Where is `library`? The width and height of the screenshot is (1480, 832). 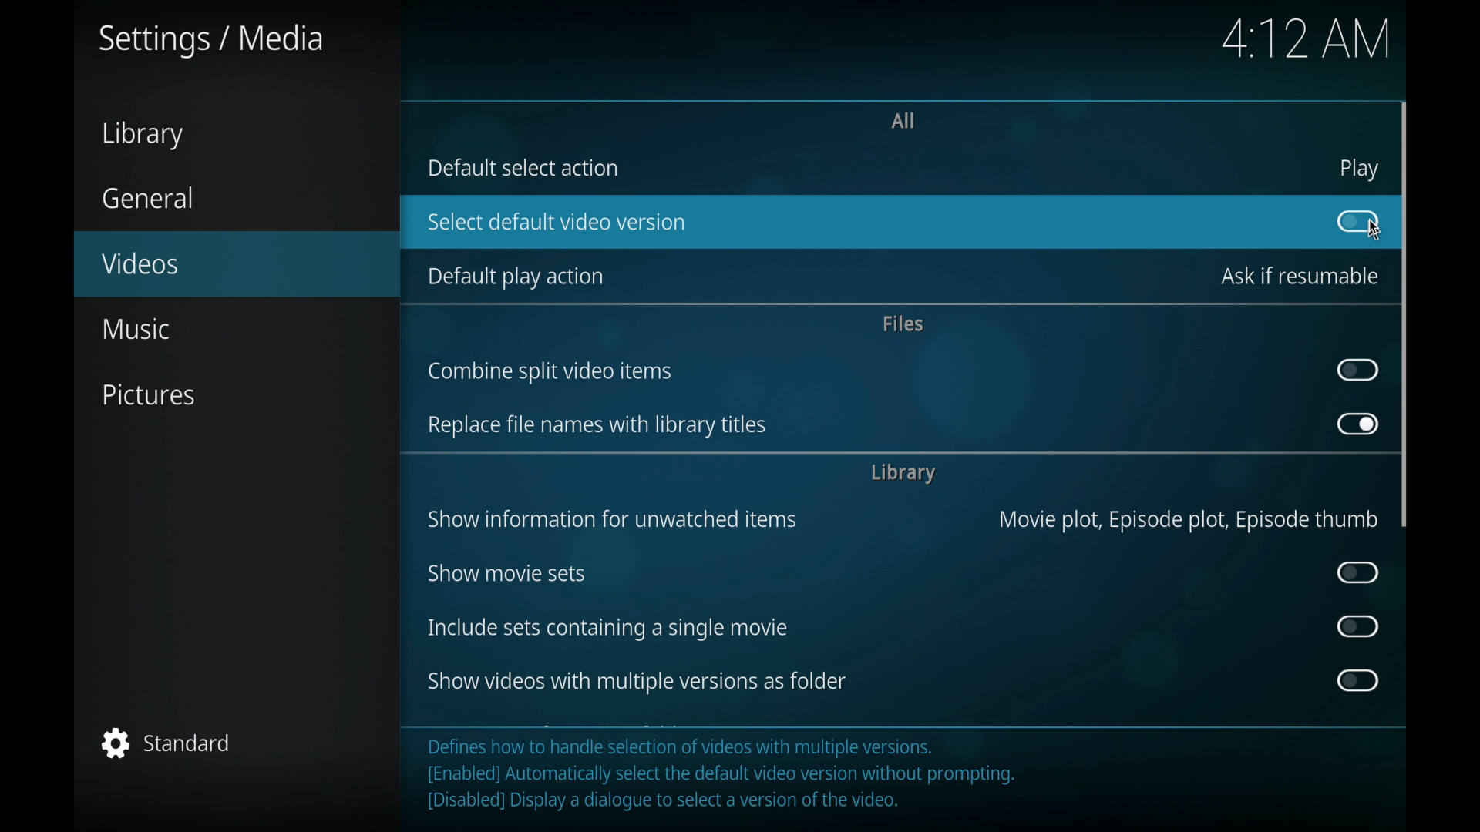 library is located at coordinates (140, 134).